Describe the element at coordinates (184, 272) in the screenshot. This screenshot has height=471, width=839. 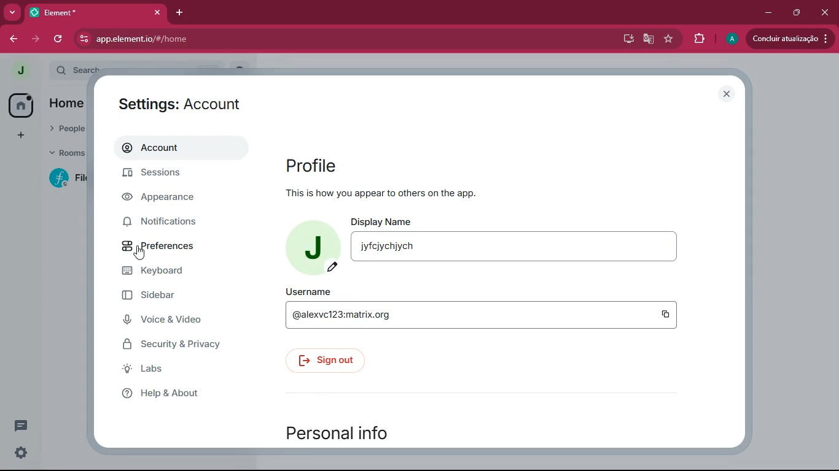
I see `keyboard` at that location.